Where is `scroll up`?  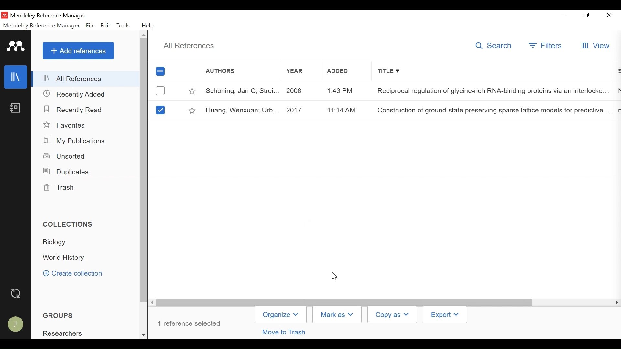
scroll up is located at coordinates (144, 35).